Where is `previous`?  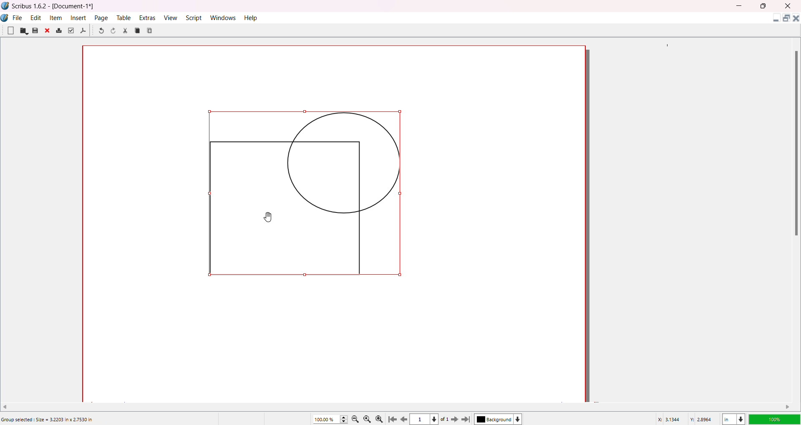 previous is located at coordinates (405, 420).